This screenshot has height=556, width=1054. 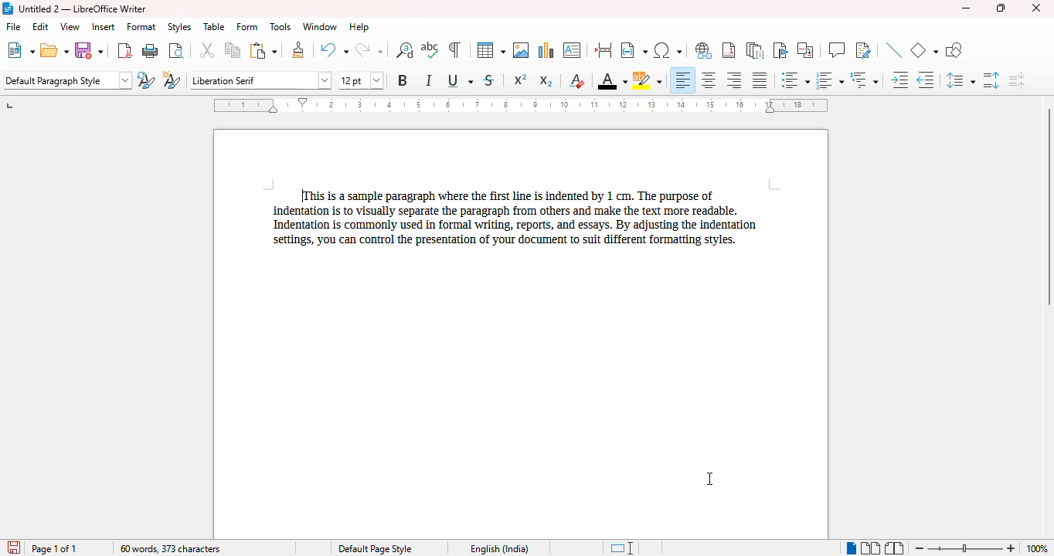 What do you see at coordinates (297, 50) in the screenshot?
I see `clone formatting` at bounding box center [297, 50].